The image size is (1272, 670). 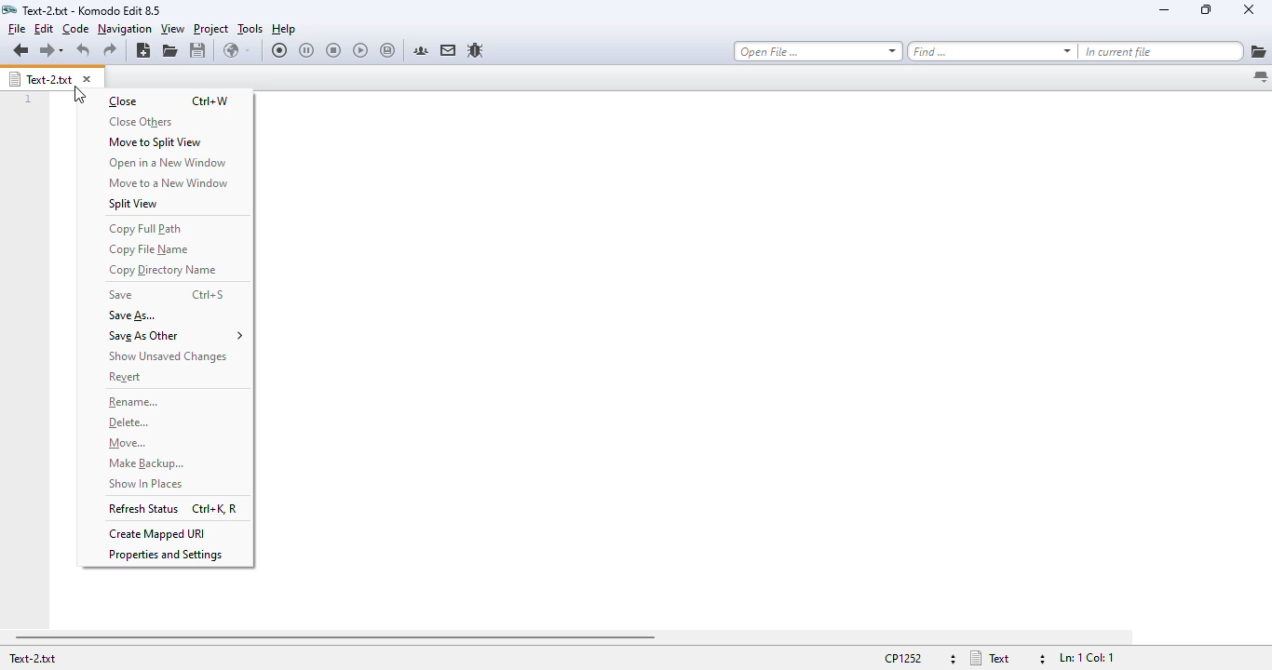 What do you see at coordinates (1259, 51) in the screenshot?
I see `browse for directories to add to search list` at bounding box center [1259, 51].